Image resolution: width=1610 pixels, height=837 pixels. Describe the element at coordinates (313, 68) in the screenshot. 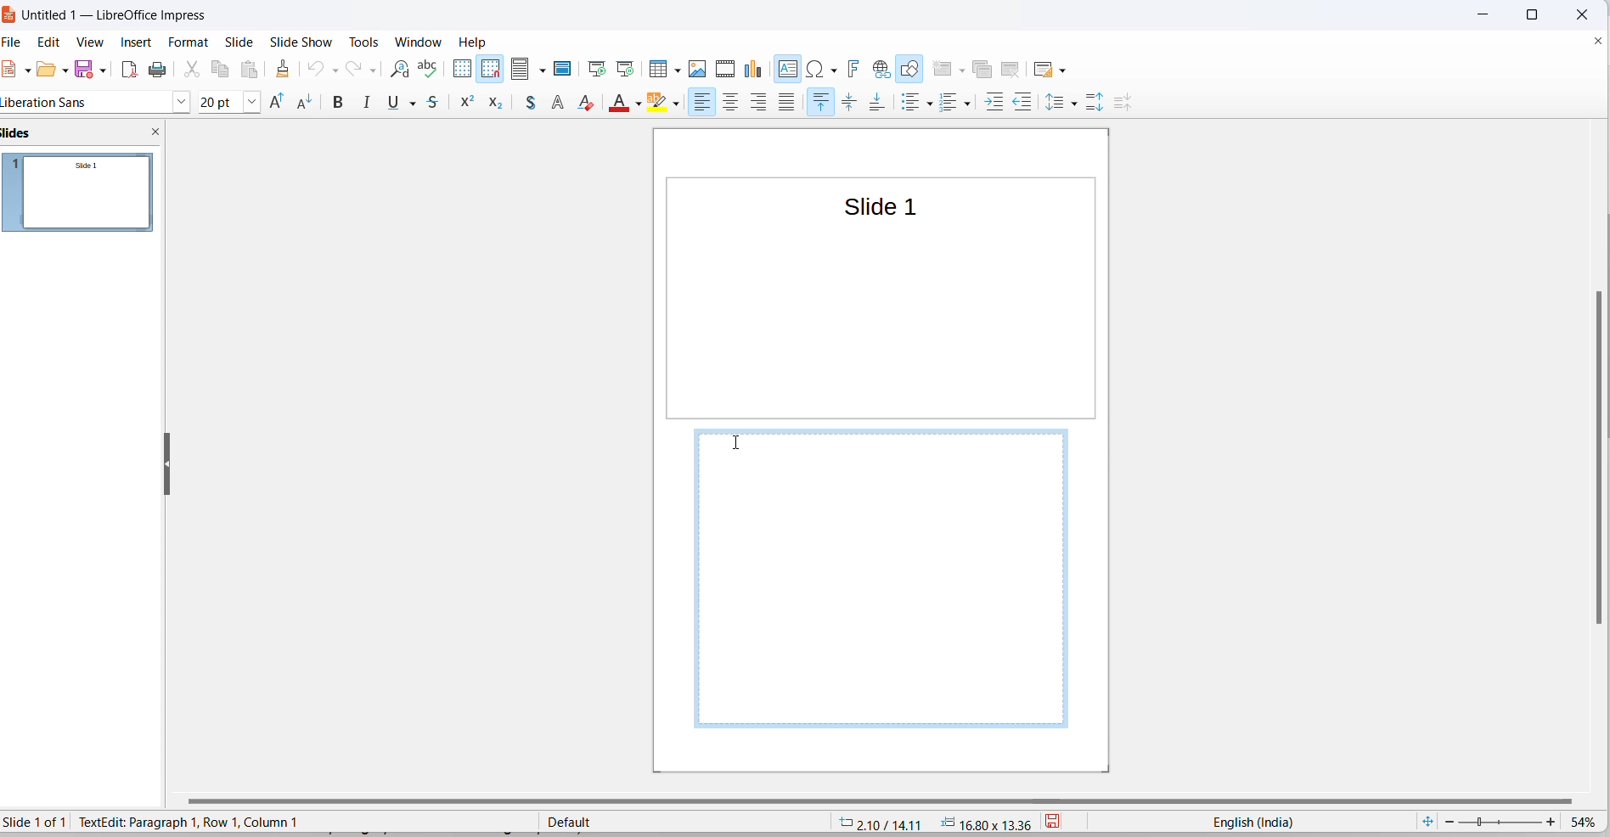

I see `undo` at that location.